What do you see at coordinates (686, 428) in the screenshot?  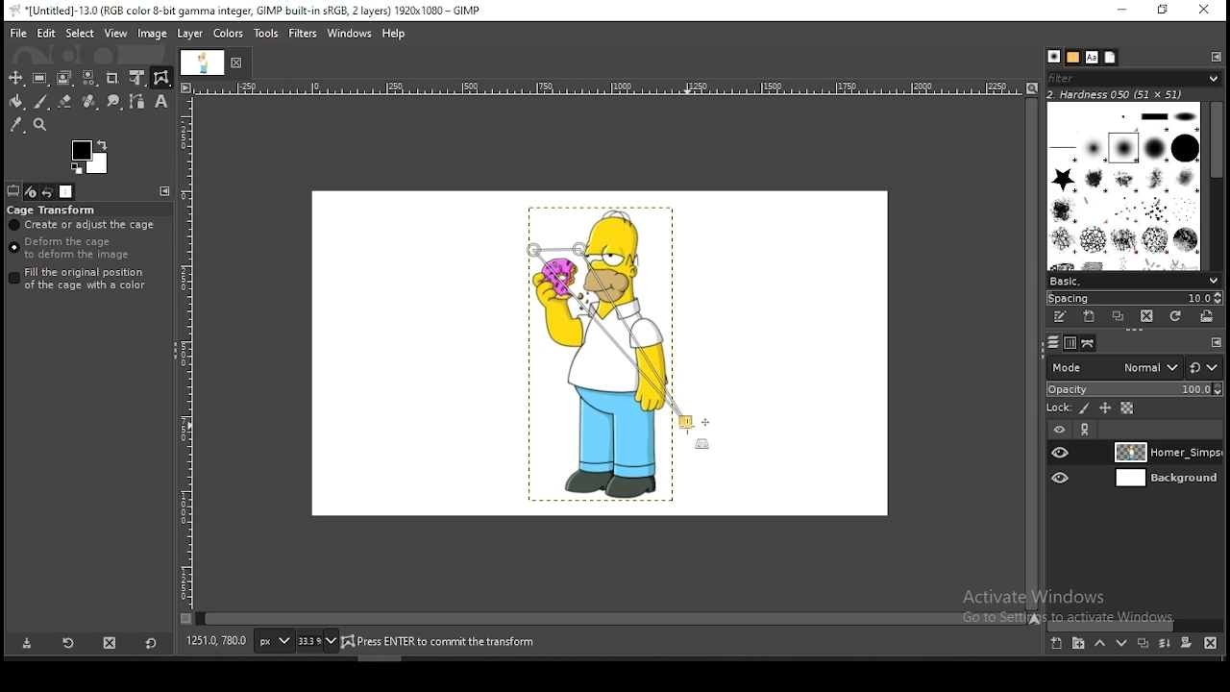 I see `mouse pointer` at bounding box center [686, 428].